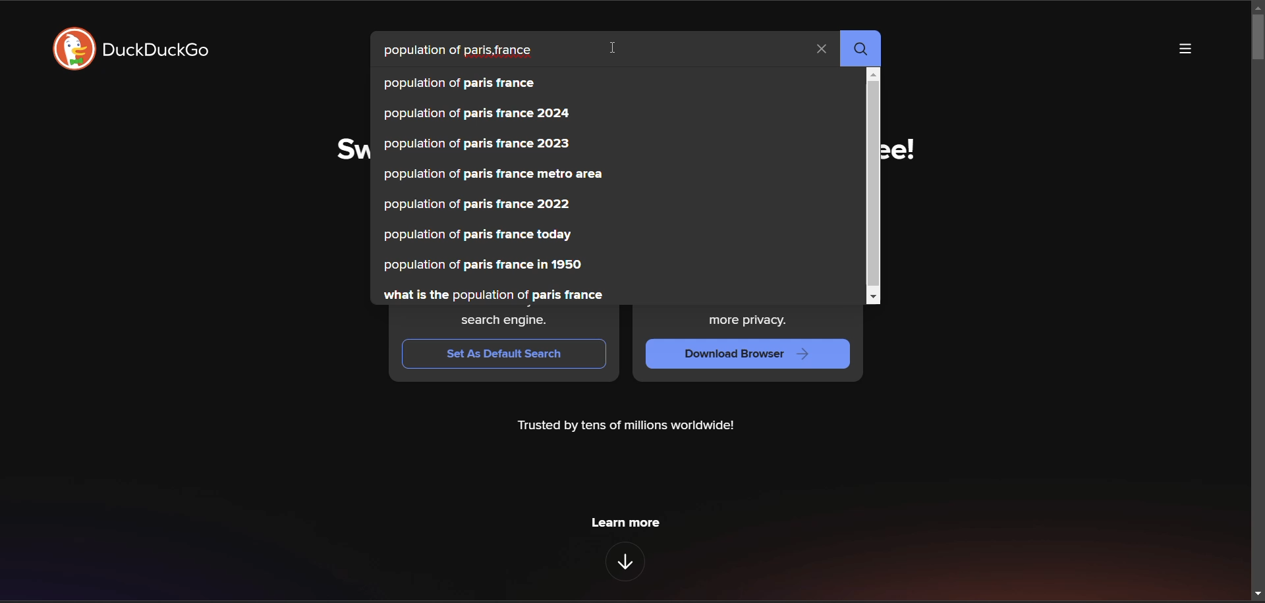 This screenshot has width=1265, height=603. What do you see at coordinates (612, 47) in the screenshot?
I see `cursor` at bounding box center [612, 47].